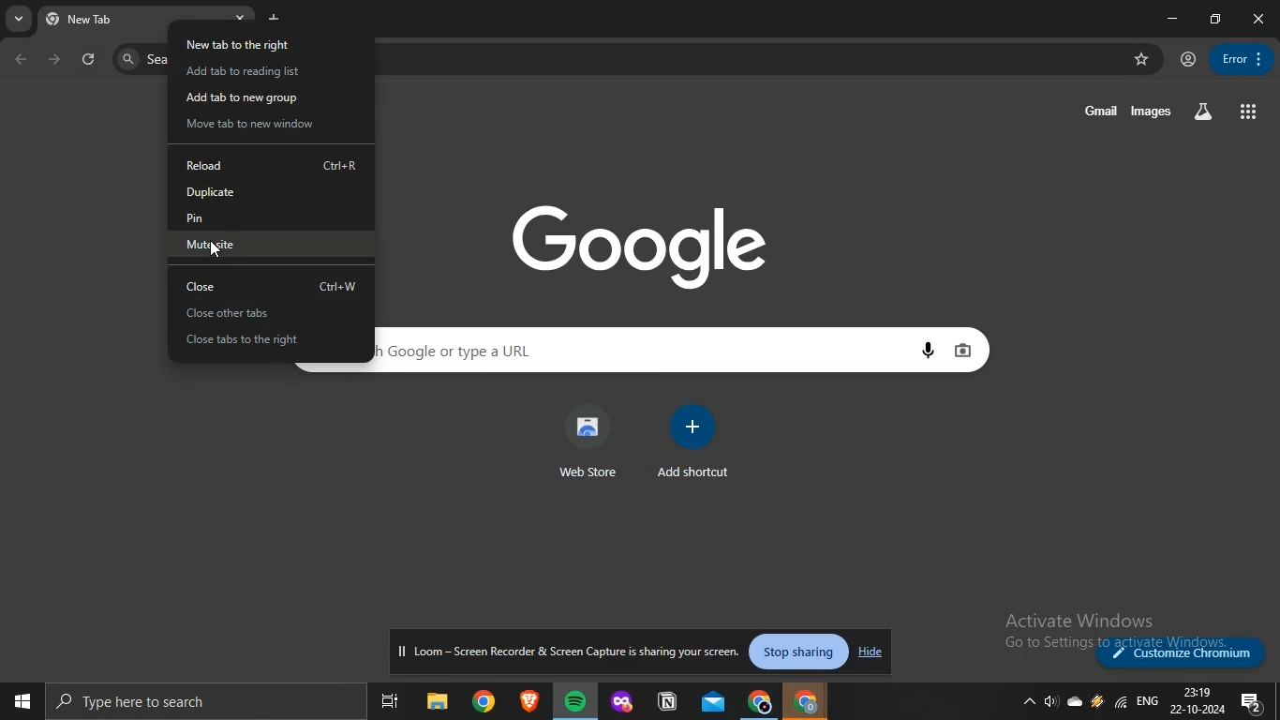 The image size is (1280, 720). What do you see at coordinates (1259, 19) in the screenshot?
I see `close` at bounding box center [1259, 19].